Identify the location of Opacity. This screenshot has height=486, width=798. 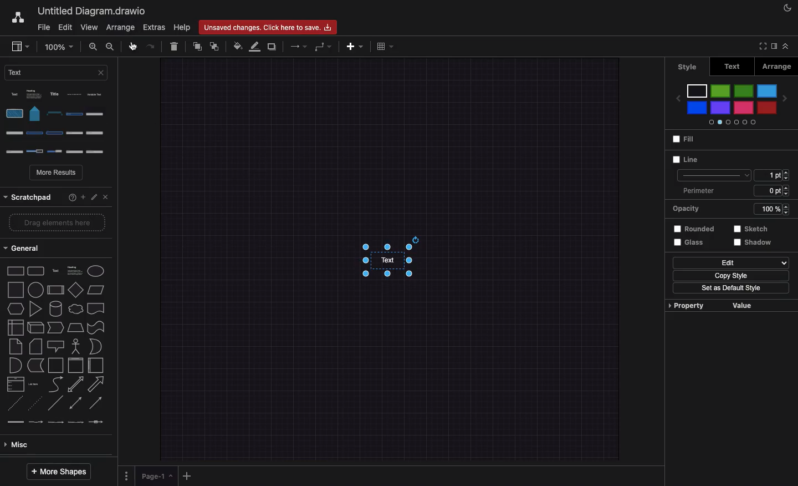
(728, 209).